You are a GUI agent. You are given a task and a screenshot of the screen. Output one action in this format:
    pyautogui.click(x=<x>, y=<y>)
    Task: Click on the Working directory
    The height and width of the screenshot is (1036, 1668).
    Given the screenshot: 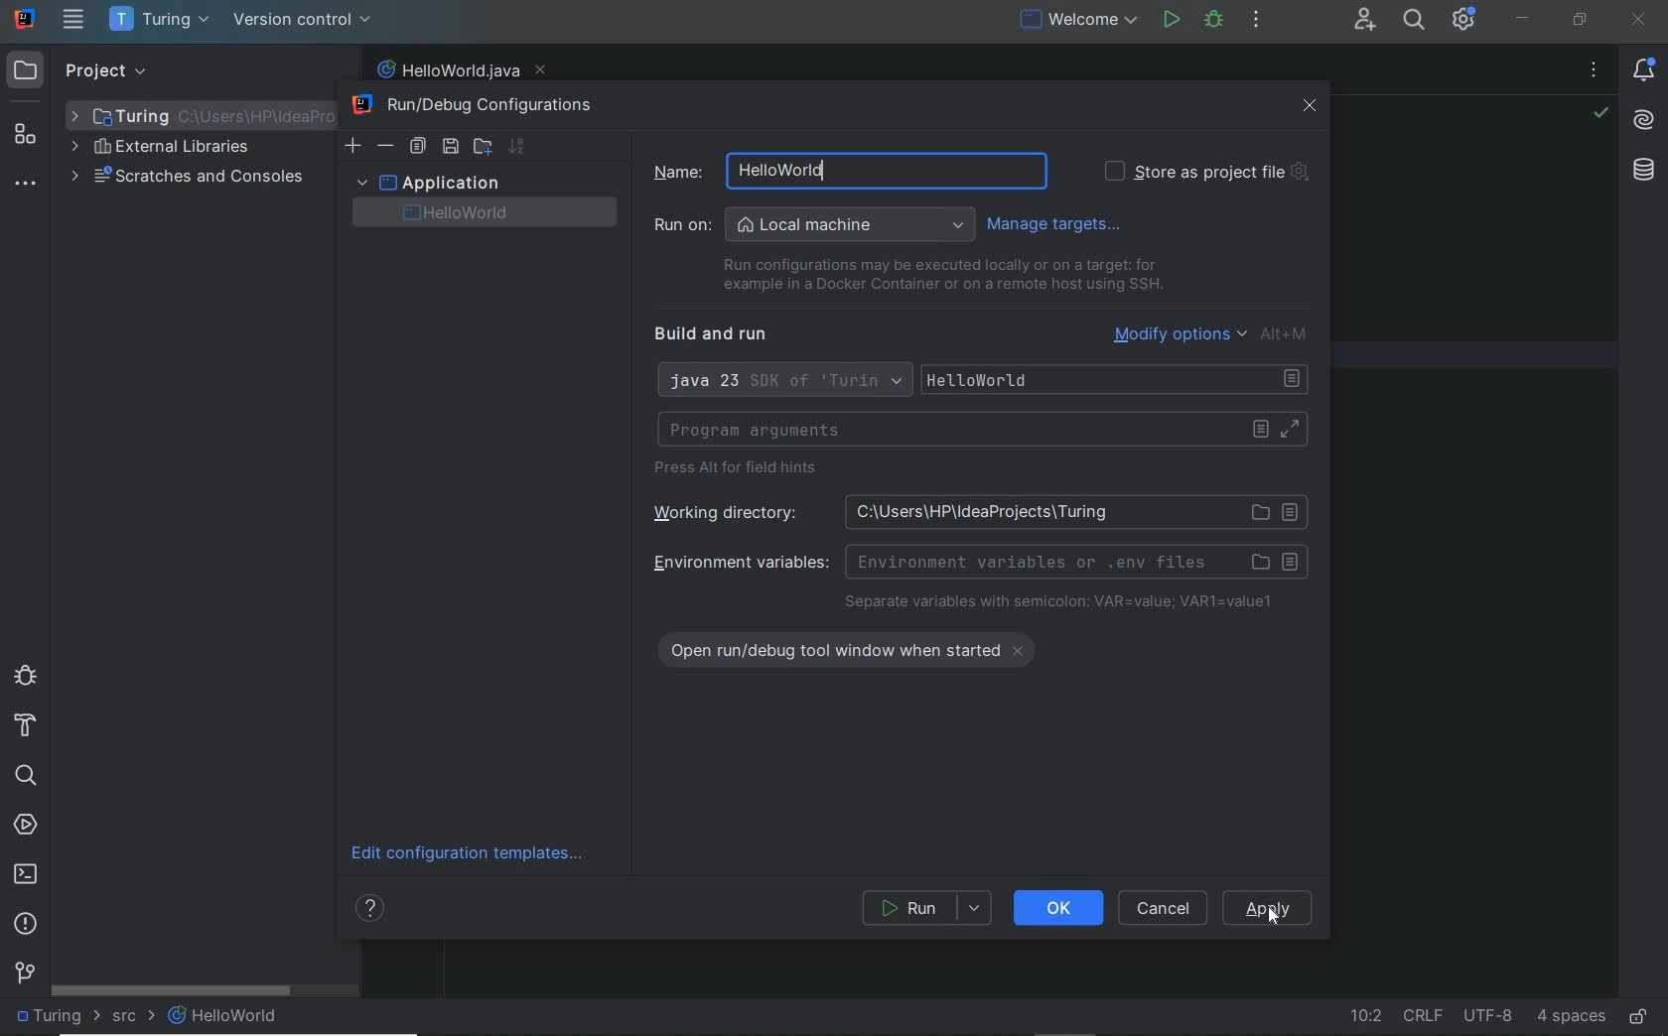 What is the action you would take?
    pyautogui.click(x=973, y=511)
    